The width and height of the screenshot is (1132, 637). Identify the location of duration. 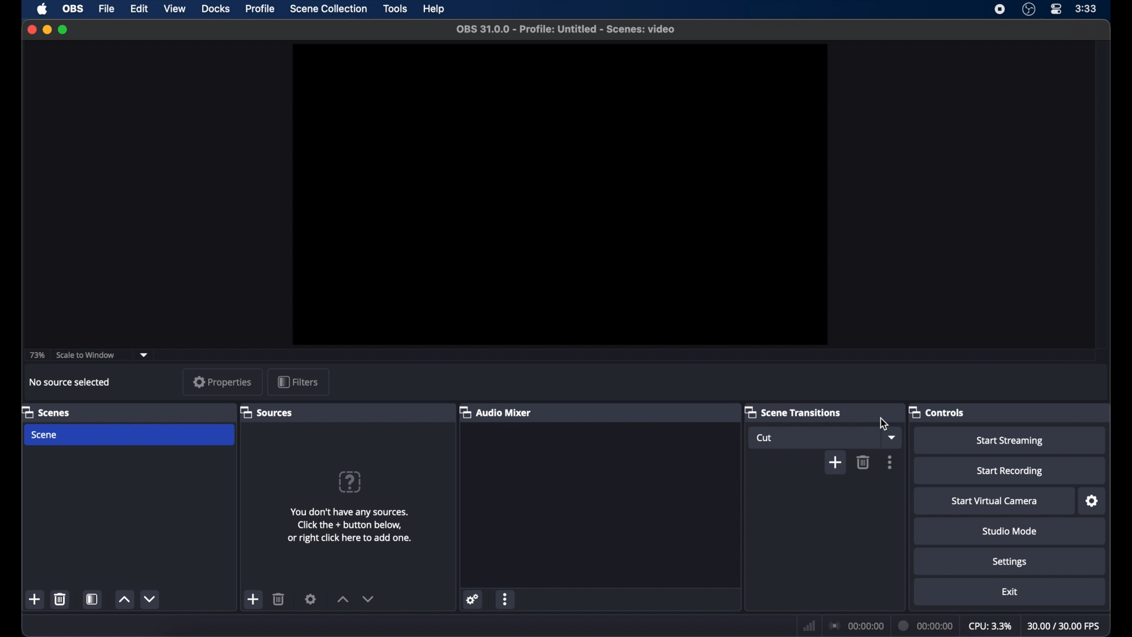
(927, 623).